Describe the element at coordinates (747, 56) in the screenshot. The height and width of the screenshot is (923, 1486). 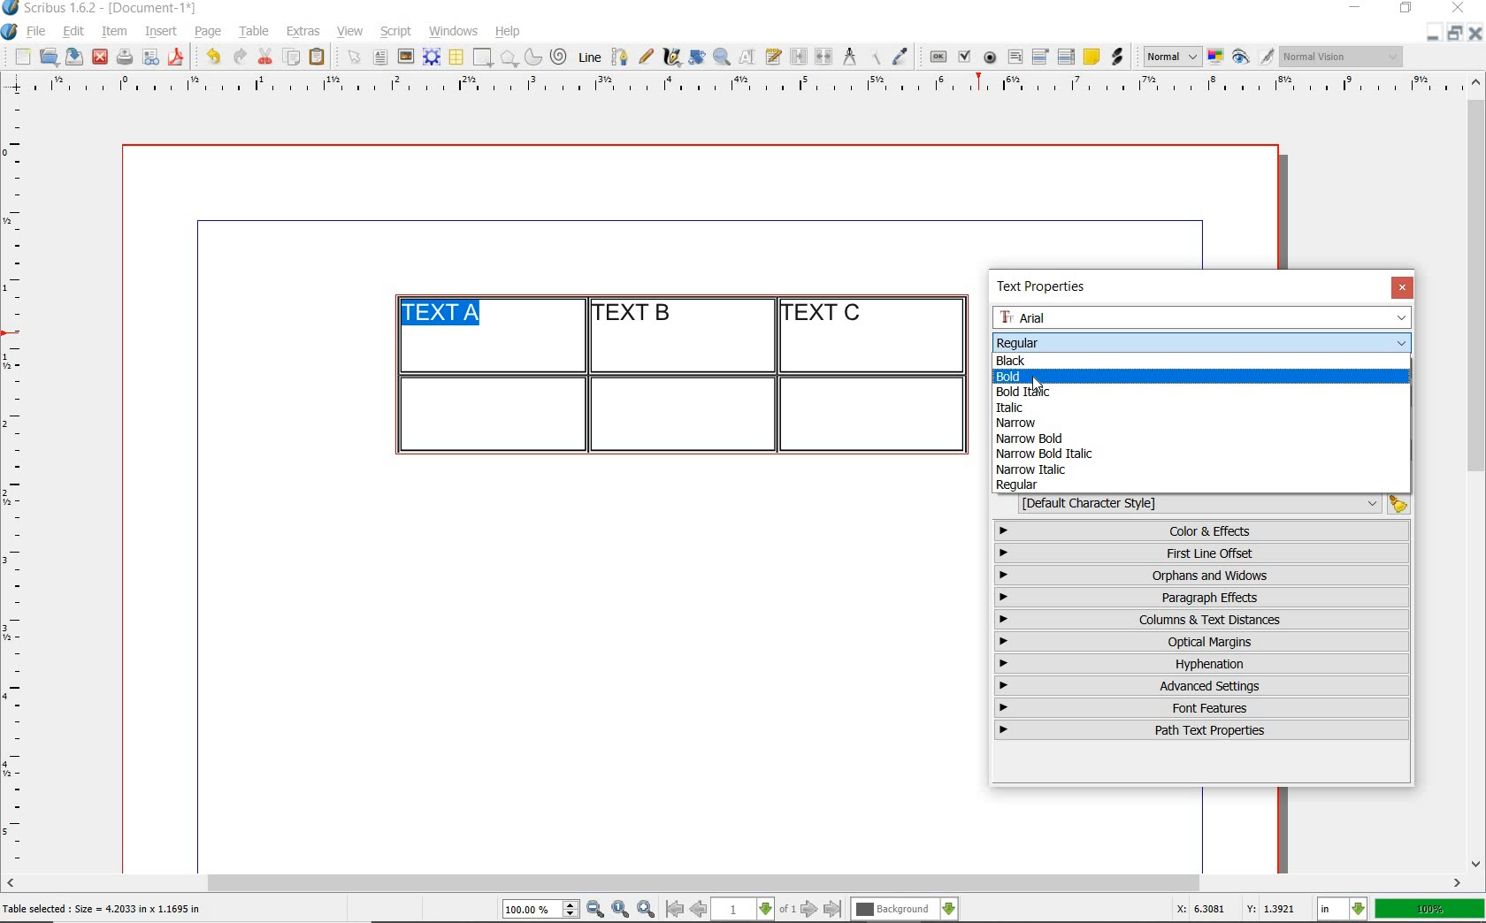
I see `edit contents of frame` at that location.